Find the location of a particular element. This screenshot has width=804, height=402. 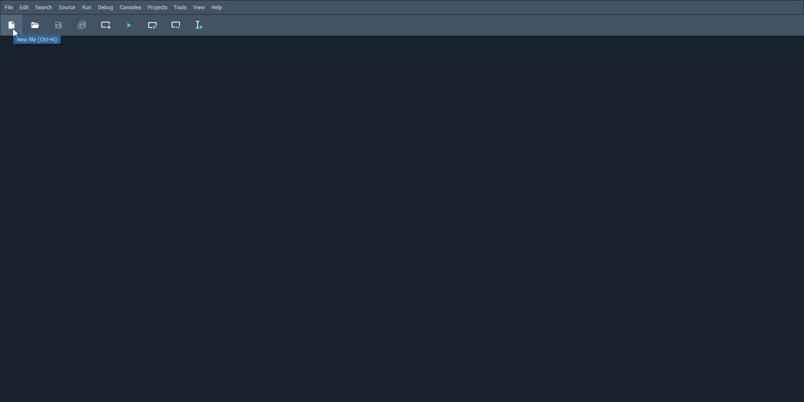

New file (Ctrl+H) is located at coordinates (36, 40).